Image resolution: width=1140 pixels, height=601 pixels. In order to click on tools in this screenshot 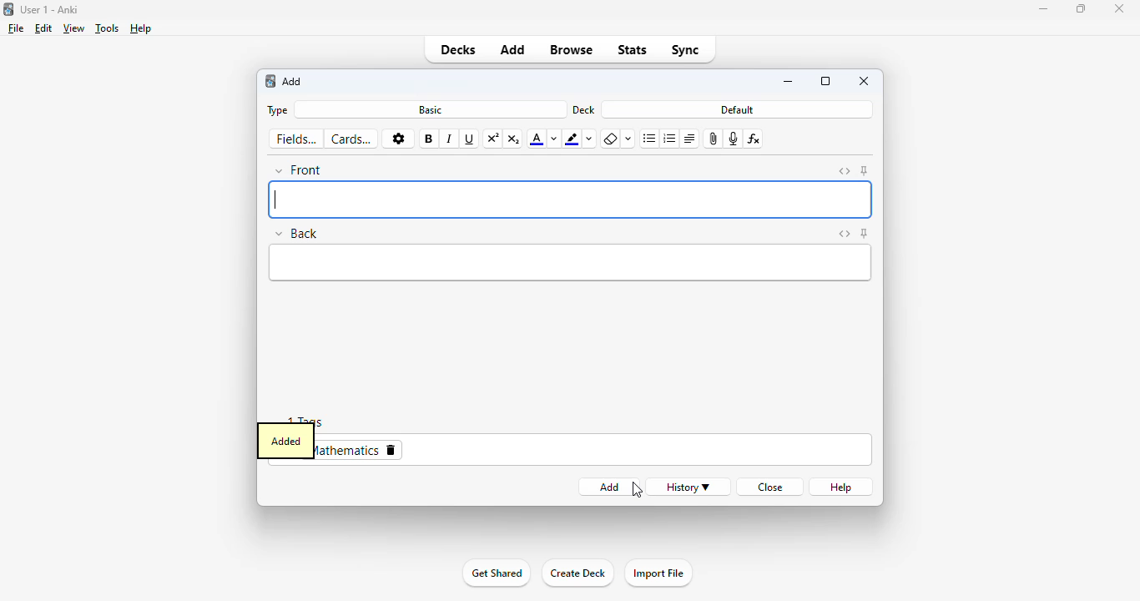, I will do `click(108, 28)`.